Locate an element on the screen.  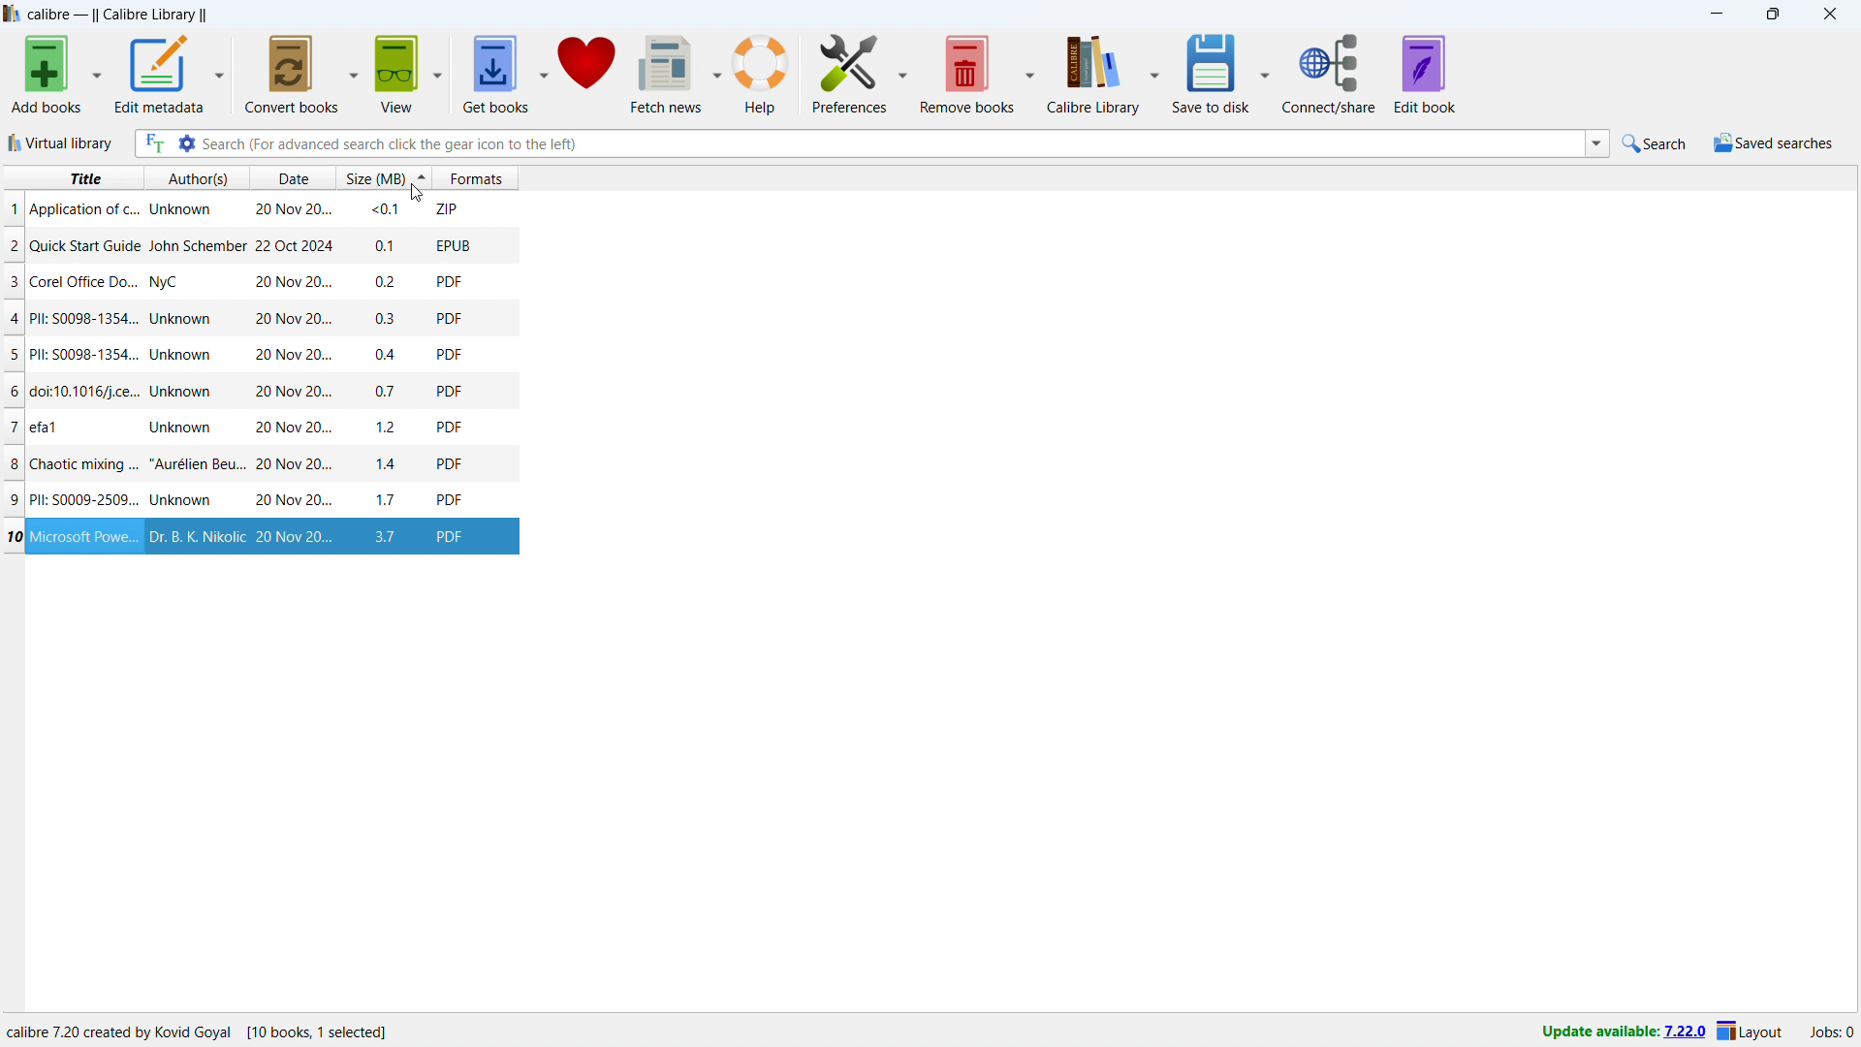
title is located at coordinates (81, 355).